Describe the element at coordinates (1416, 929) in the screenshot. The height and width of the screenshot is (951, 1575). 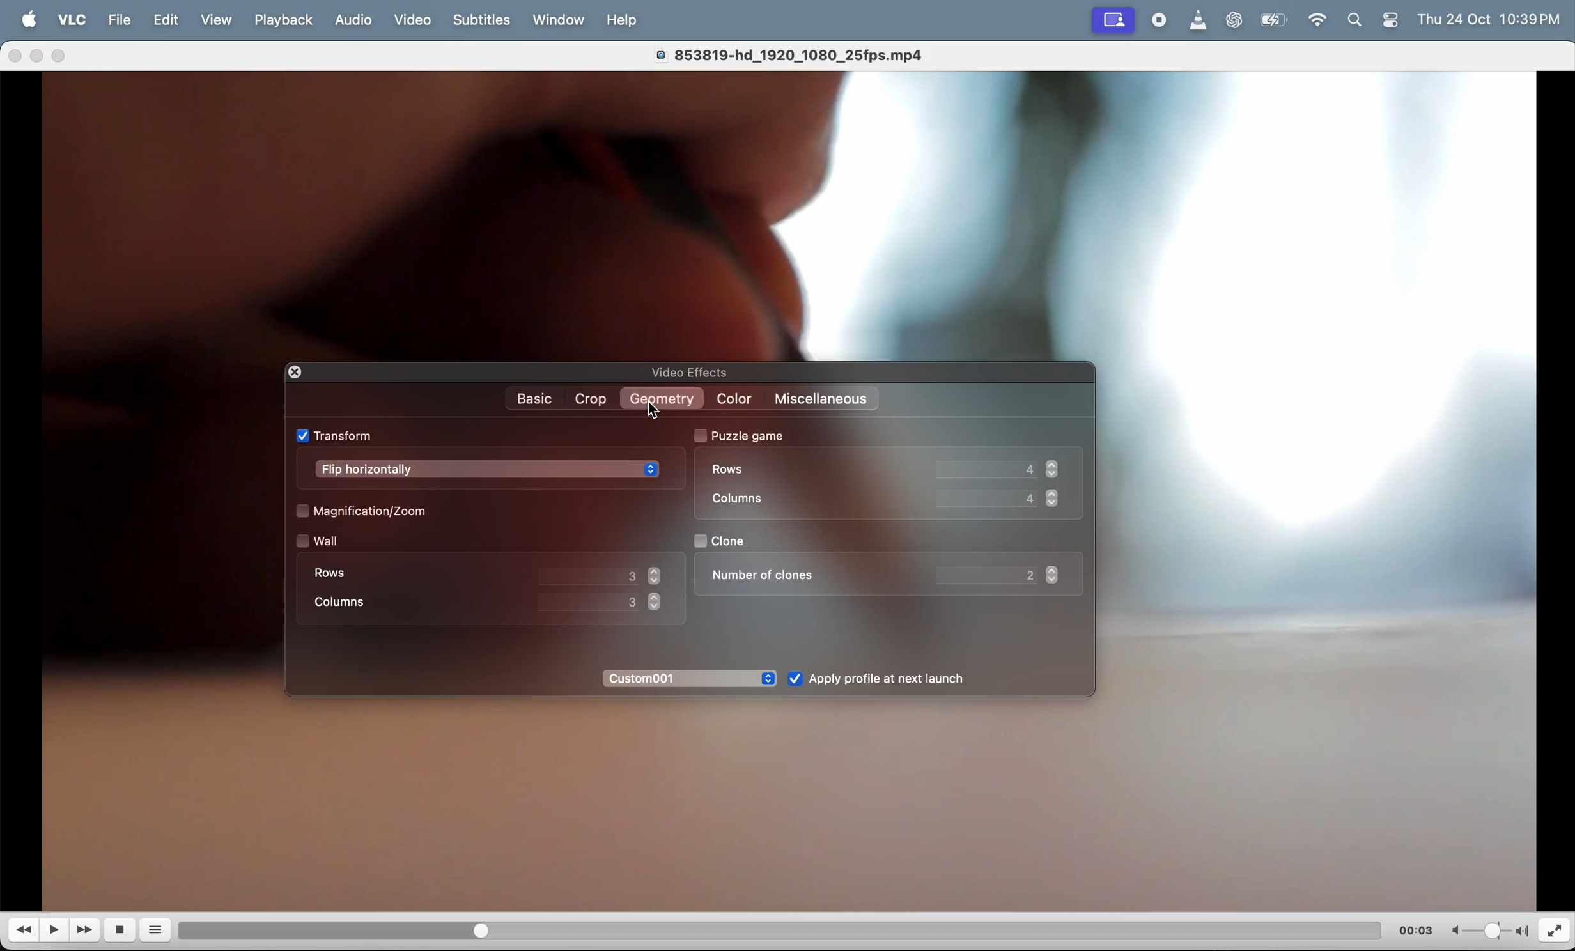
I see `time` at that location.